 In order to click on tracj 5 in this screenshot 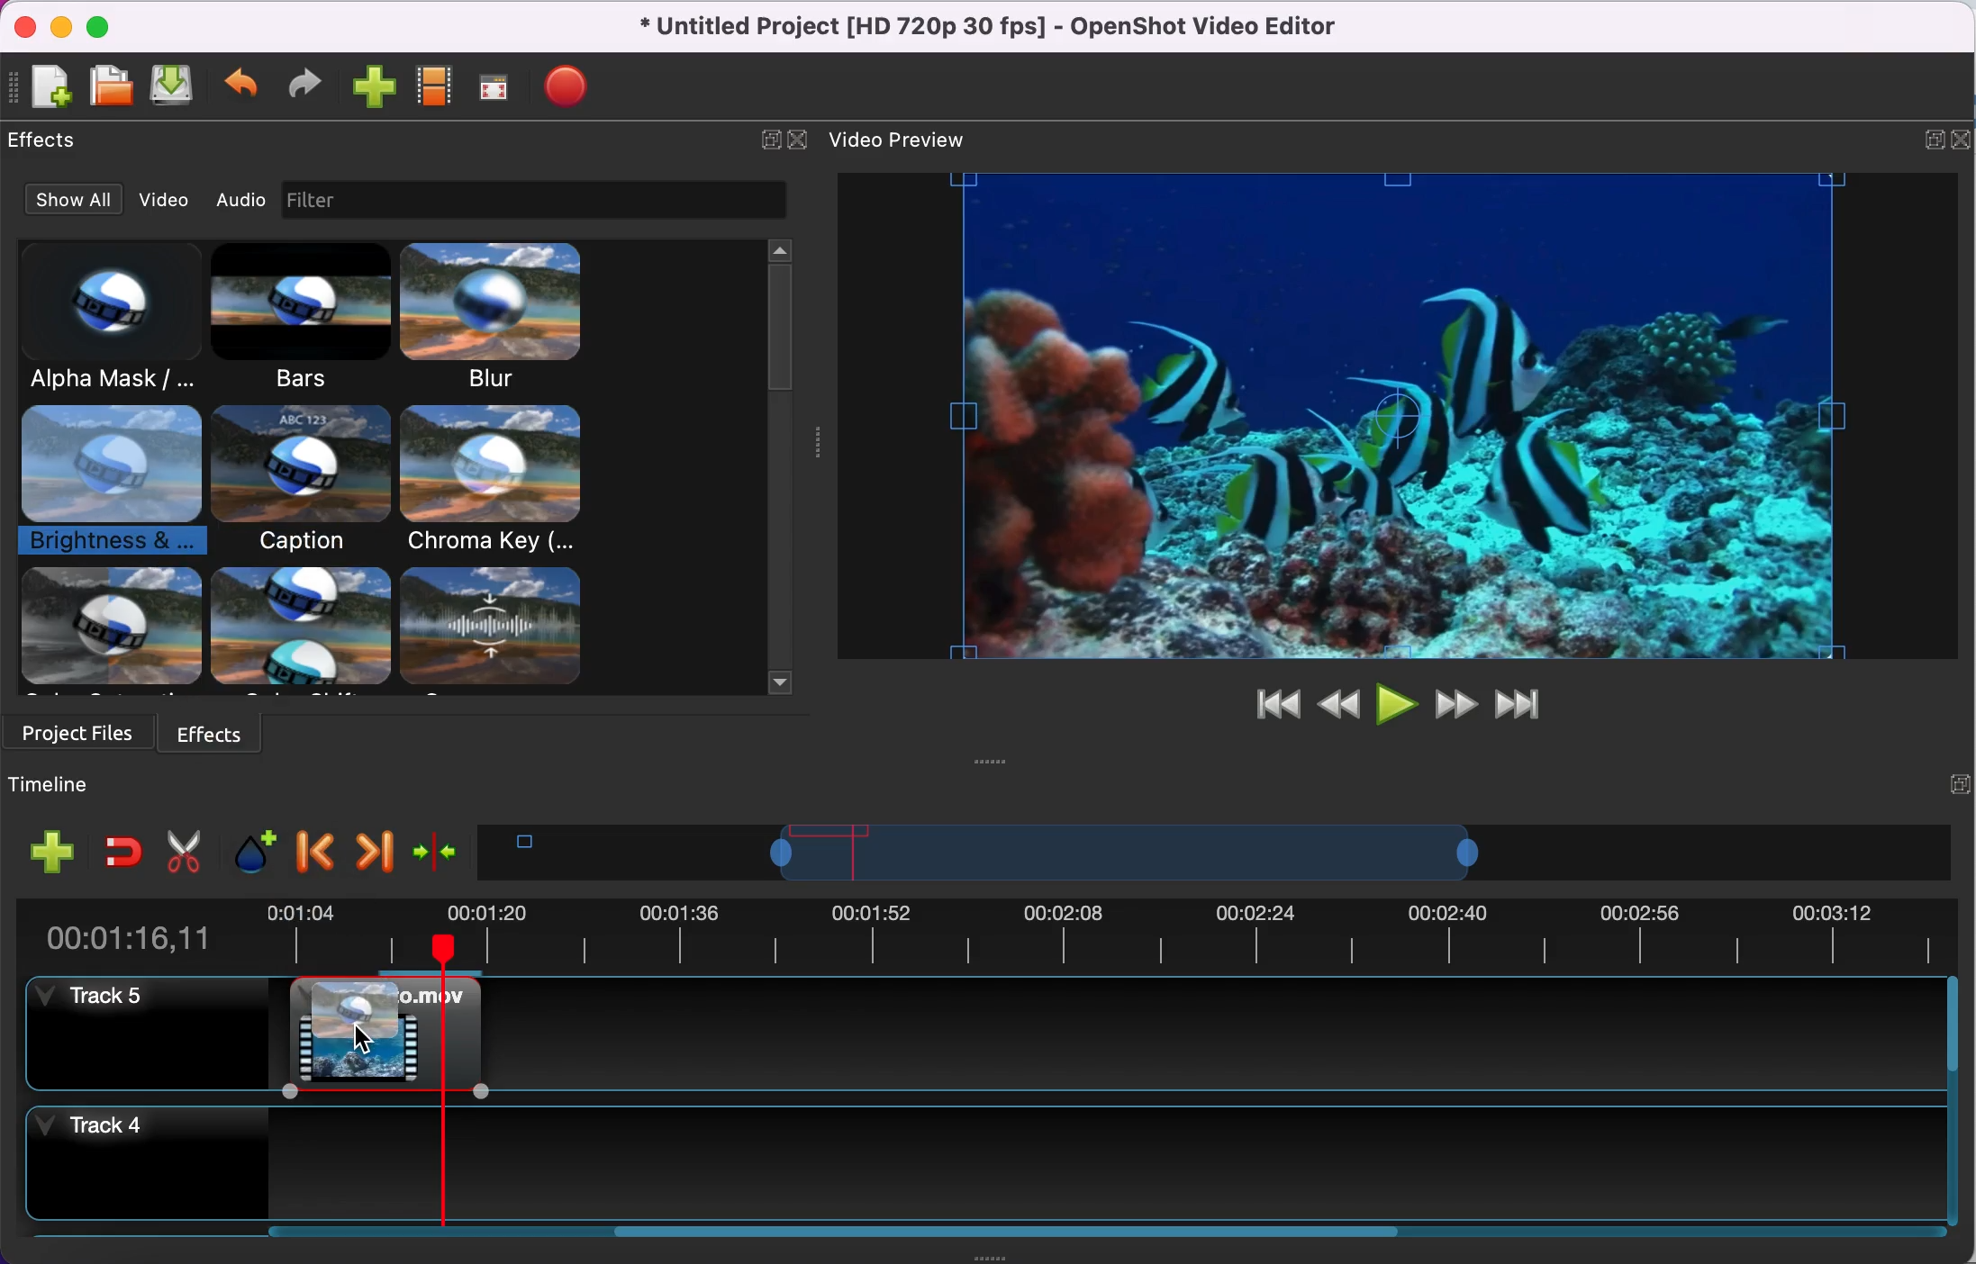, I will do `click(140, 1034)`.